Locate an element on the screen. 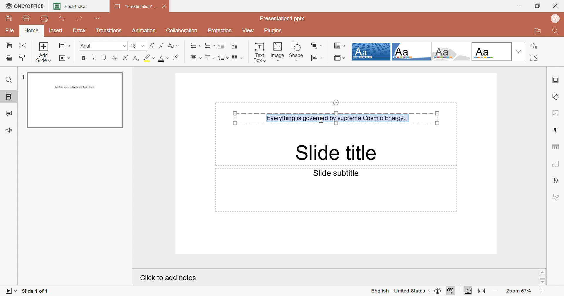 This screenshot has height=296, width=564. *Presentation1... is located at coordinates (136, 7).